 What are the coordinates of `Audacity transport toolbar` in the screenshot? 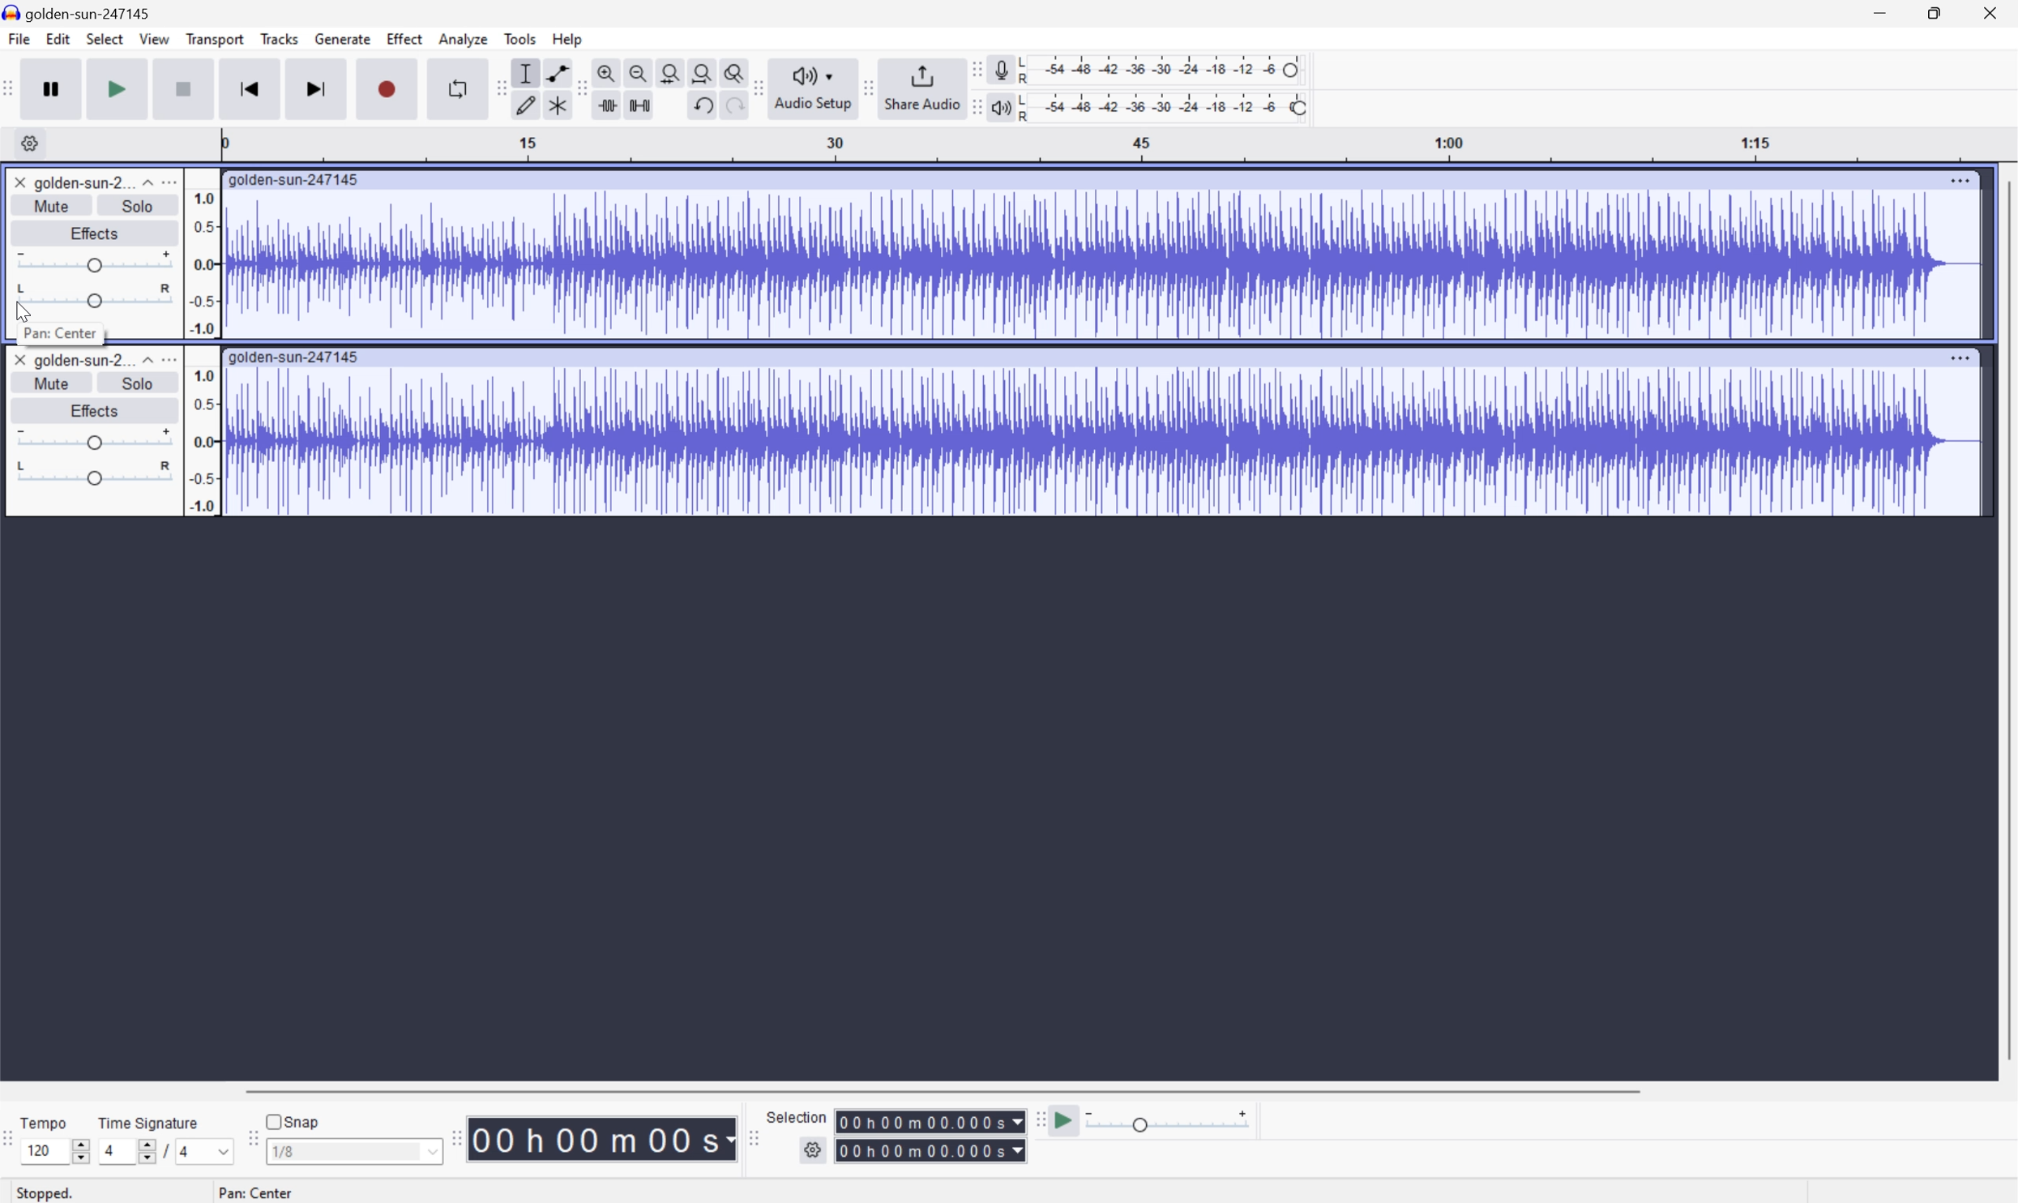 It's located at (14, 90).